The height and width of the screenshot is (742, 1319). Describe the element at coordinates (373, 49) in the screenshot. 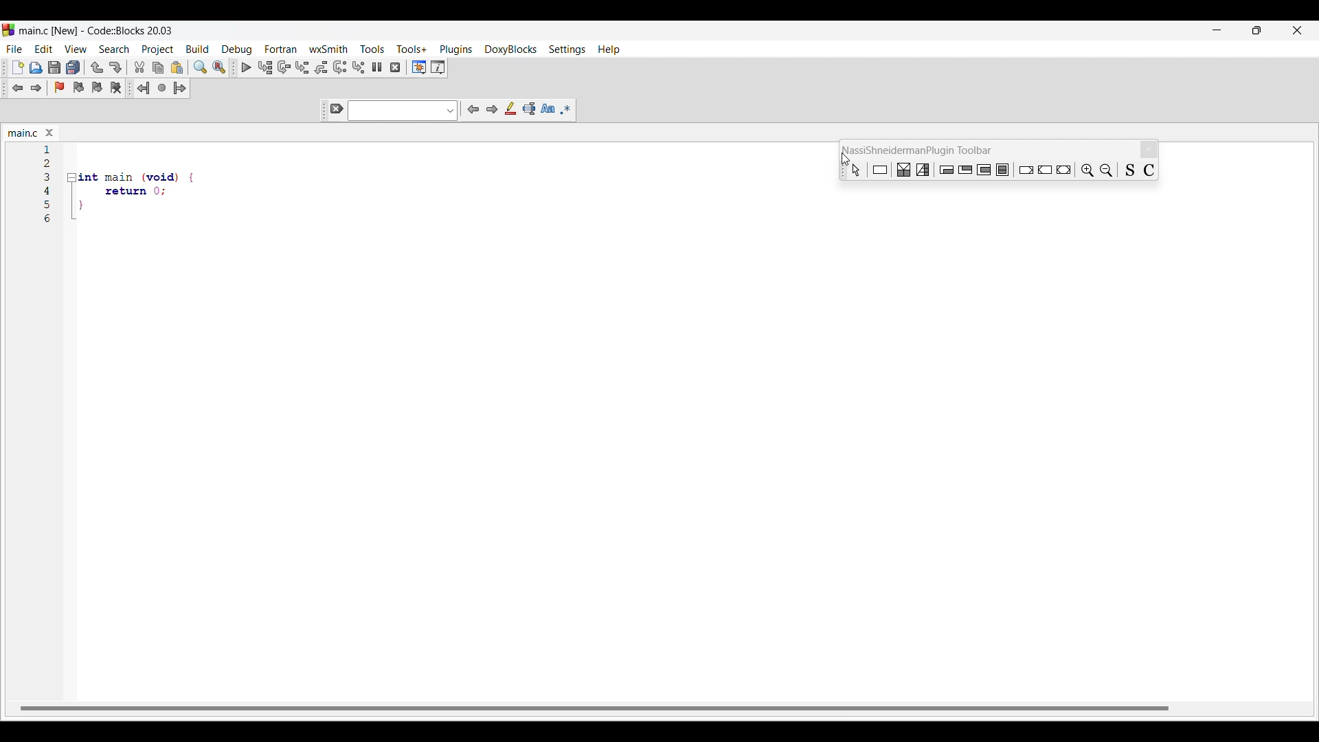

I see `Tools menu` at that location.